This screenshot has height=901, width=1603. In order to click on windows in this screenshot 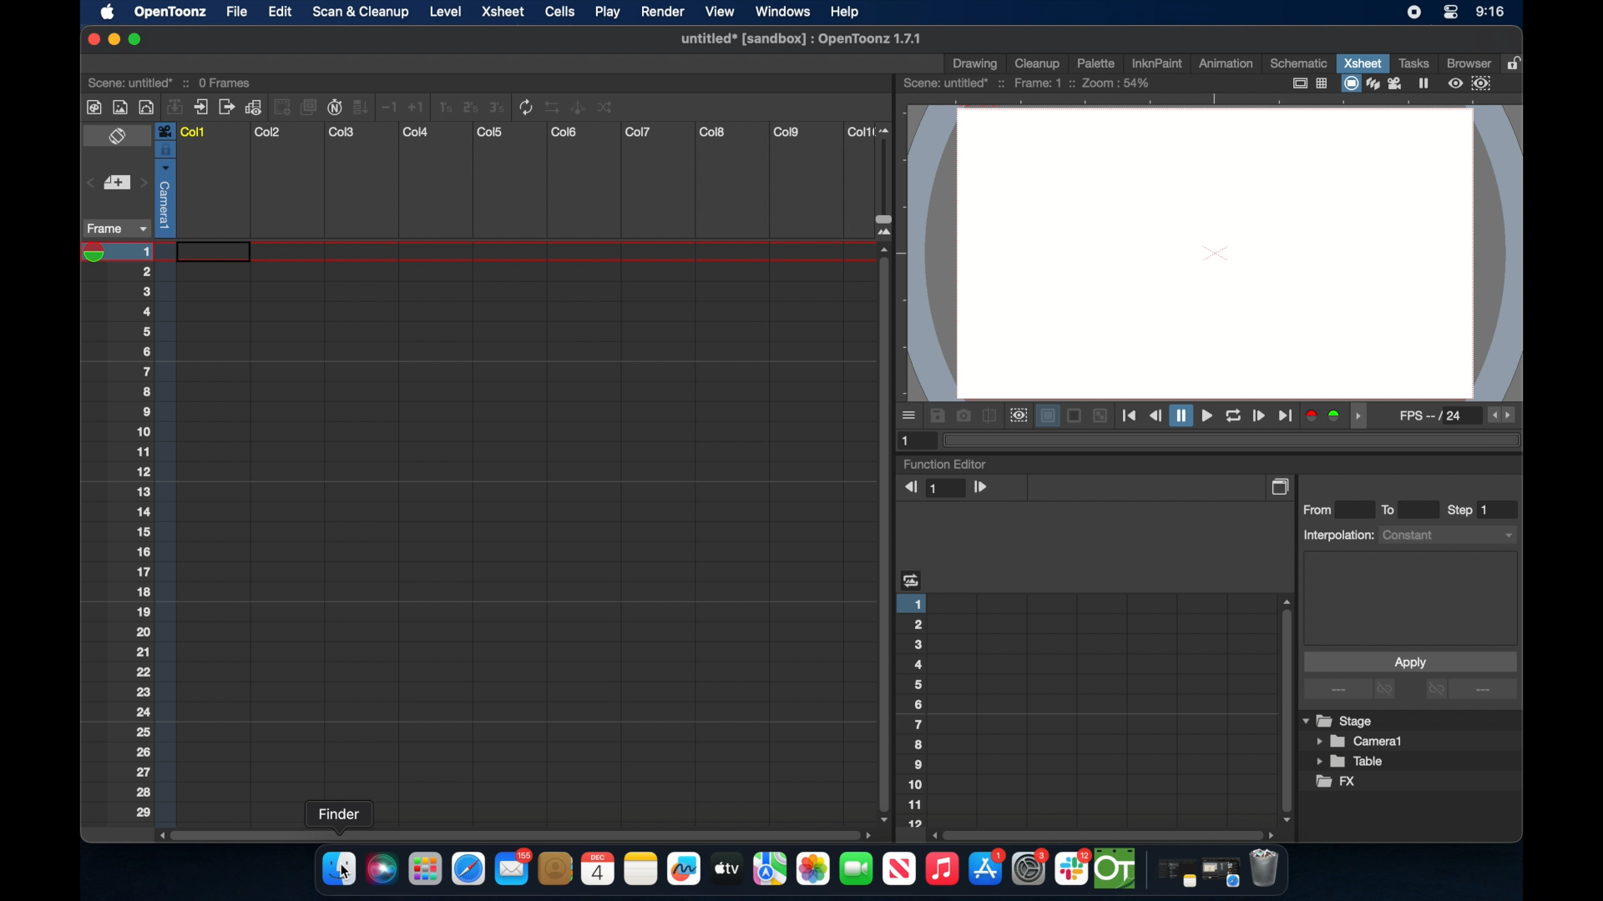, I will do `click(782, 12)`.